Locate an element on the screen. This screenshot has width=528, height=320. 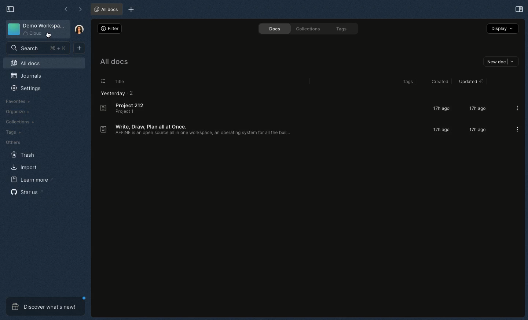
Write, draw, plan all at once is located at coordinates (195, 131).